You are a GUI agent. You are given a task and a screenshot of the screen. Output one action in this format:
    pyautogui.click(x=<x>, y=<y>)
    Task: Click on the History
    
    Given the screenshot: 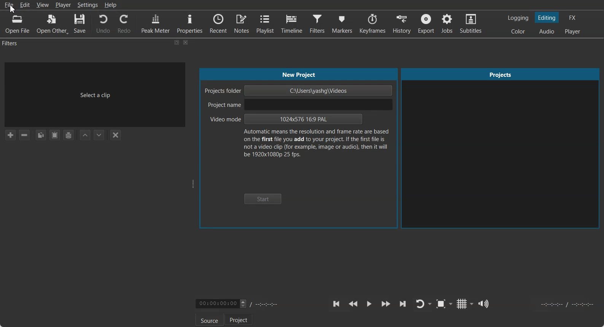 What is the action you would take?
    pyautogui.click(x=401, y=24)
    